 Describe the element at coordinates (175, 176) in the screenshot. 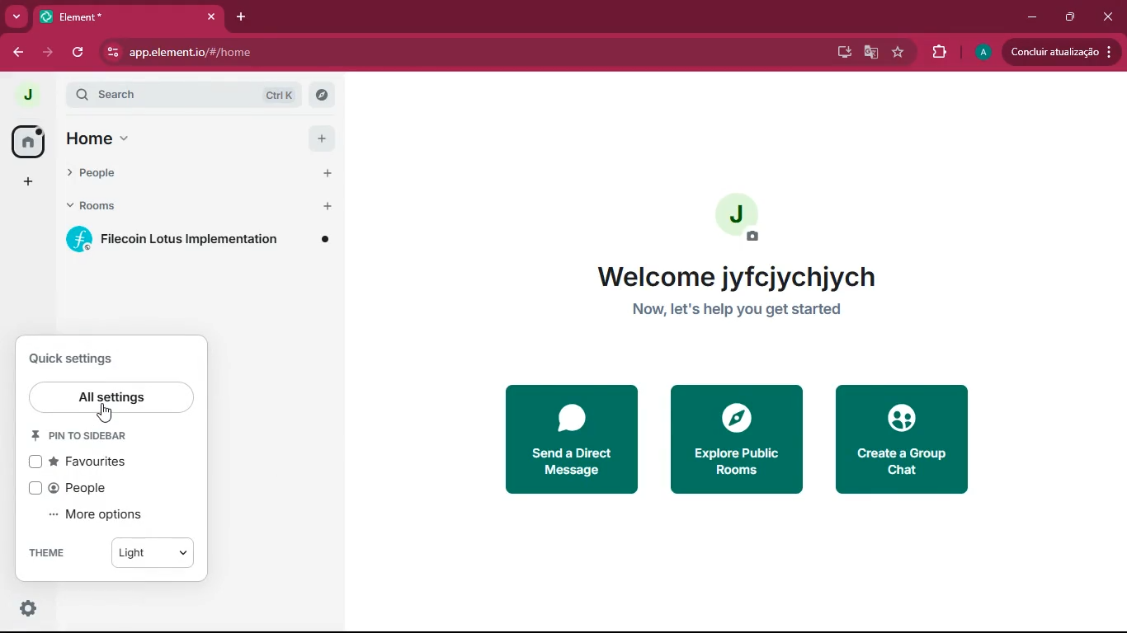

I see `people` at that location.